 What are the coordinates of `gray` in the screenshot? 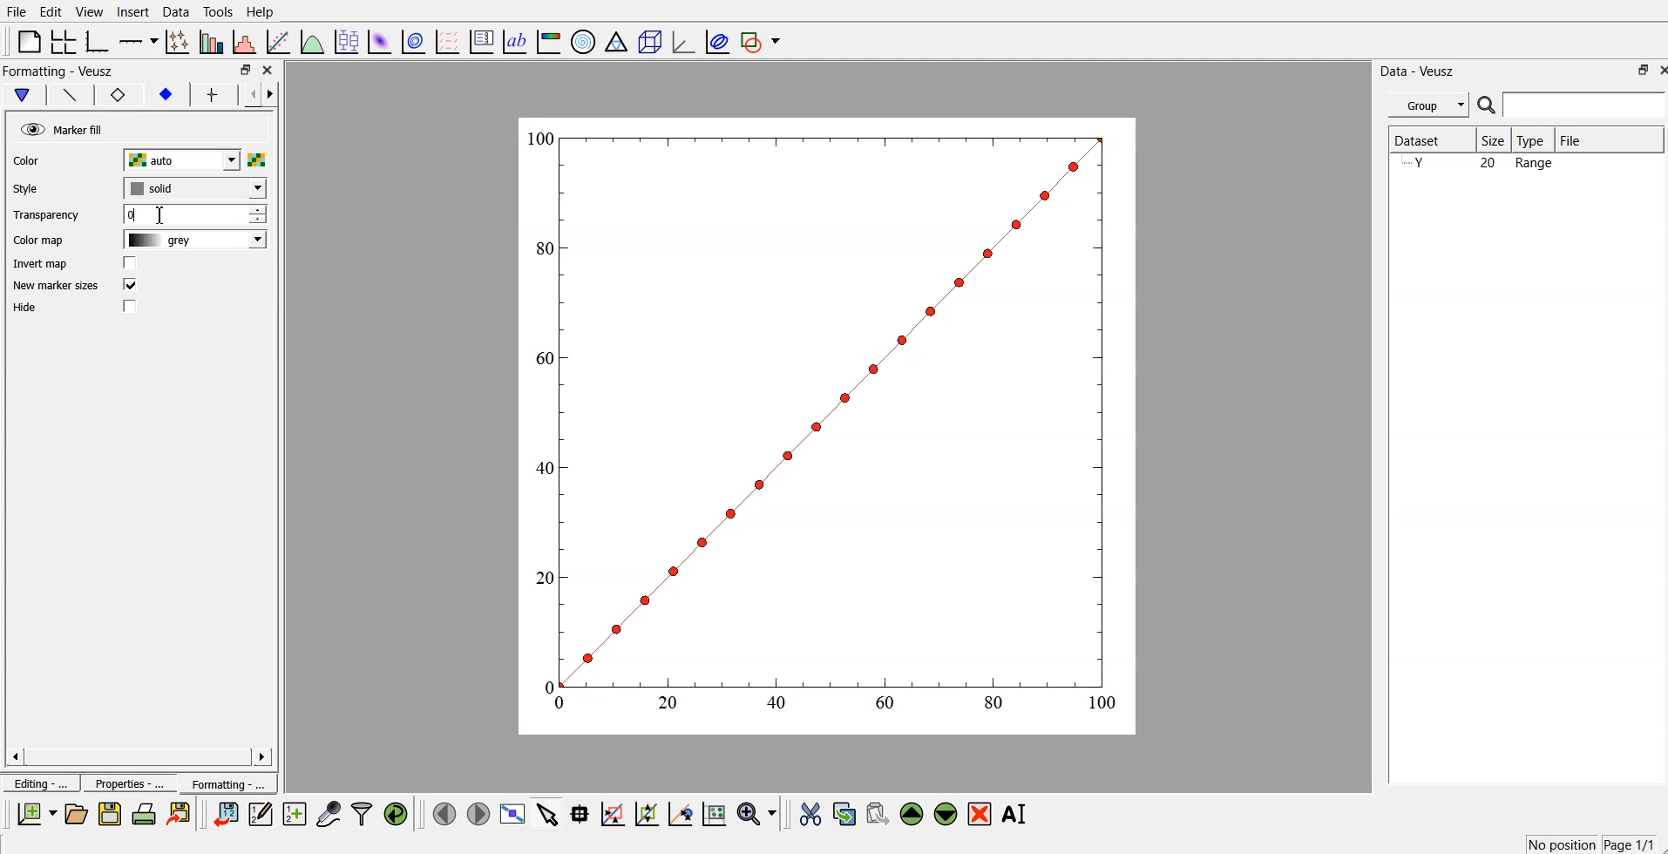 It's located at (191, 241).